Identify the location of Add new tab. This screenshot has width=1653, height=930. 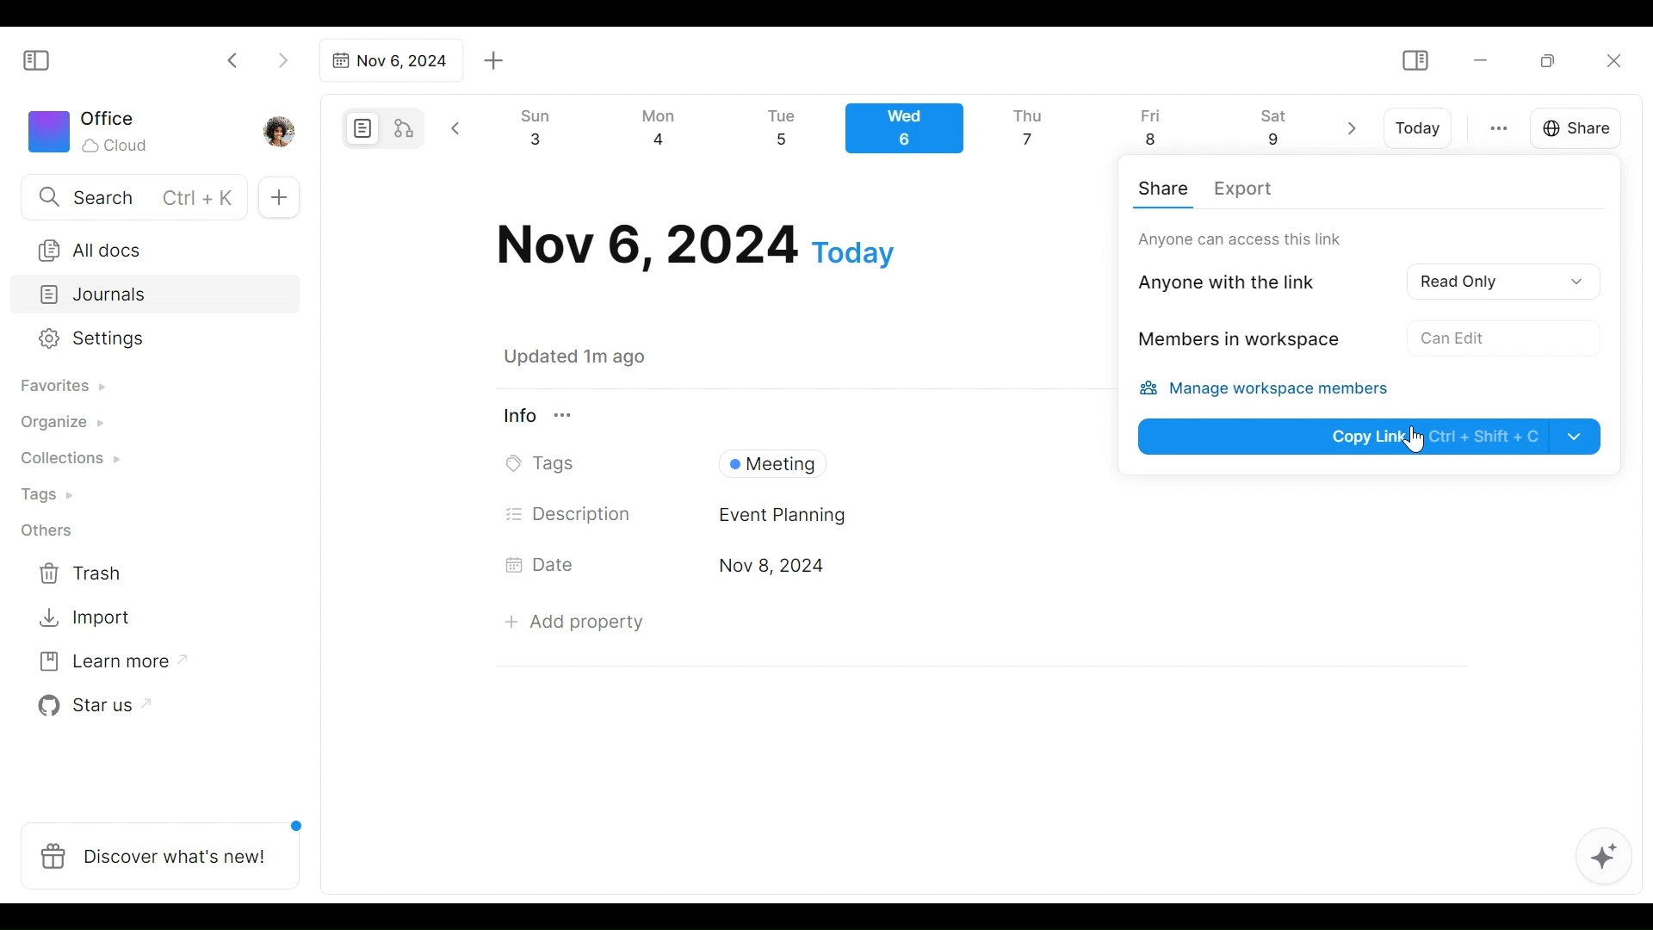
(494, 61).